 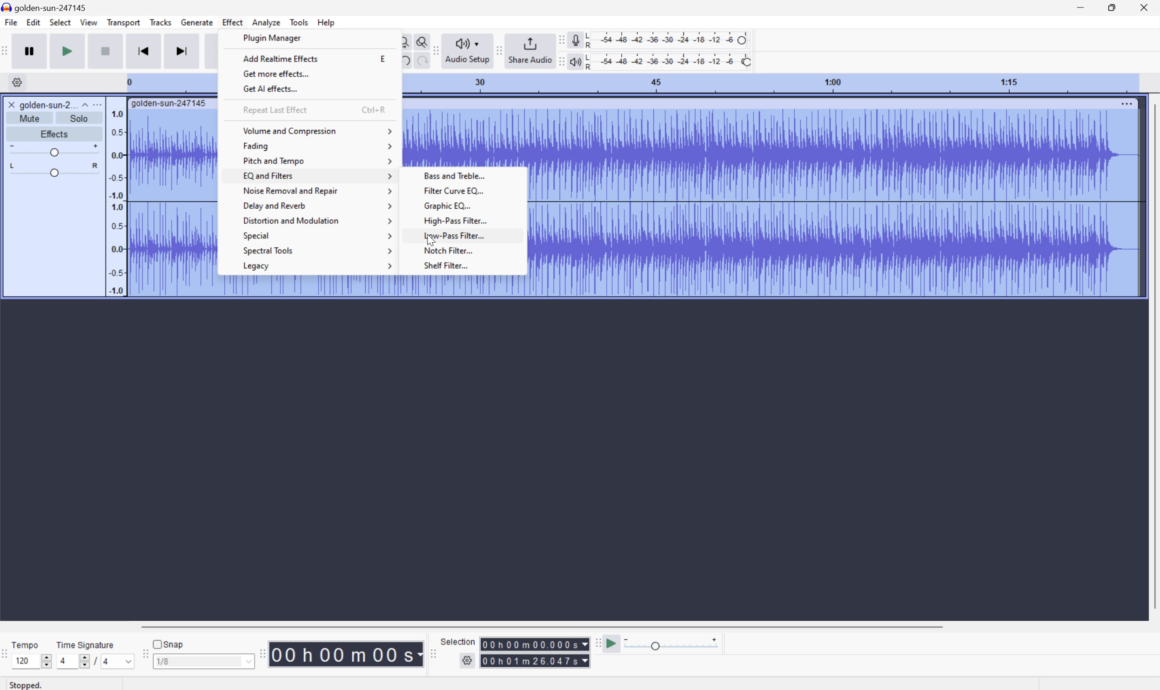 I want to click on Audacity playback meter toolbar, so click(x=559, y=63).